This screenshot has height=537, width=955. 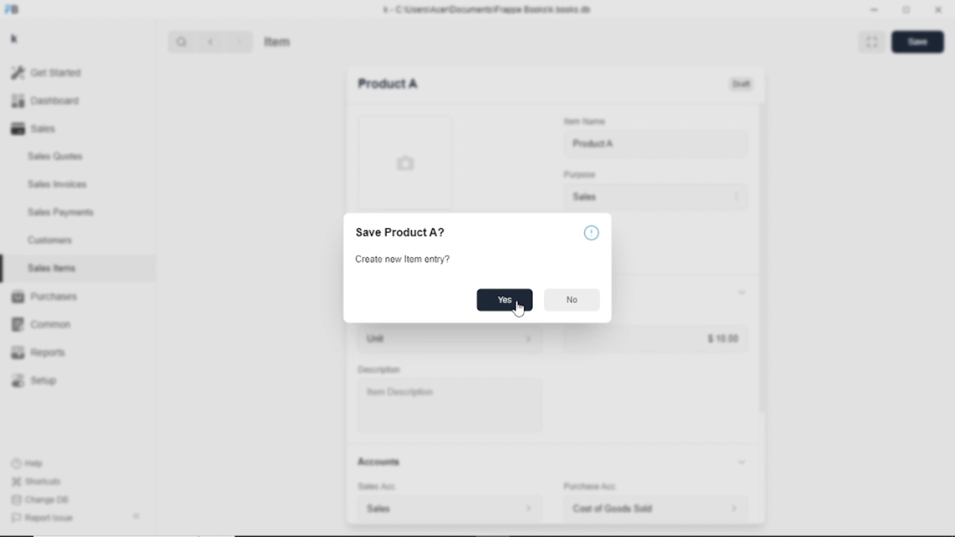 I want to click on Create New Item entry?, so click(x=404, y=259).